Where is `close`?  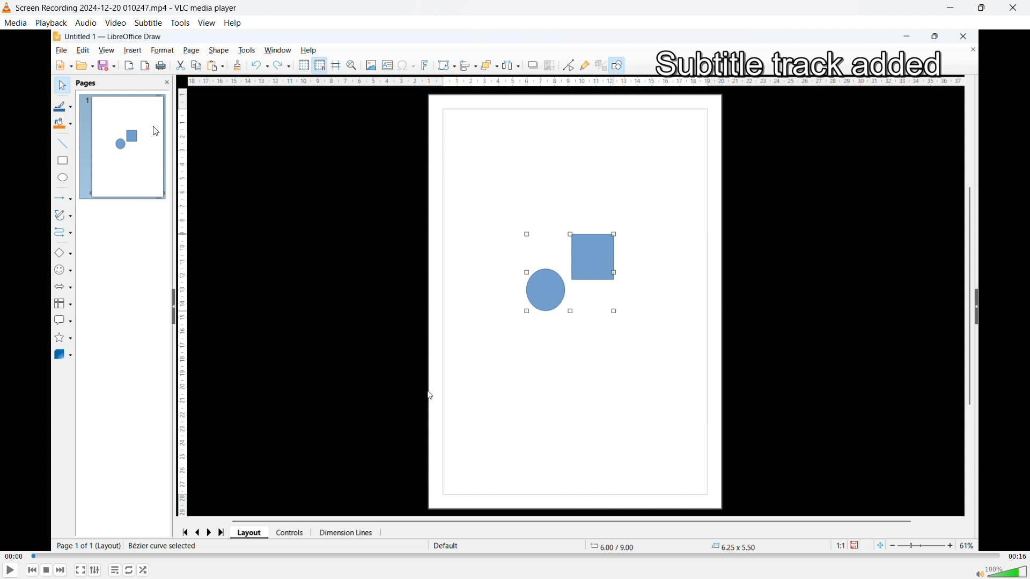 close is located at coordinates (968, 50).